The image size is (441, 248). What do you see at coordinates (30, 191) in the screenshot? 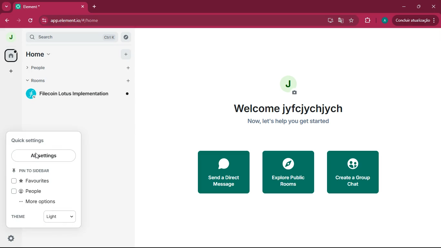
I see `people` at bounding box center [30, 191].